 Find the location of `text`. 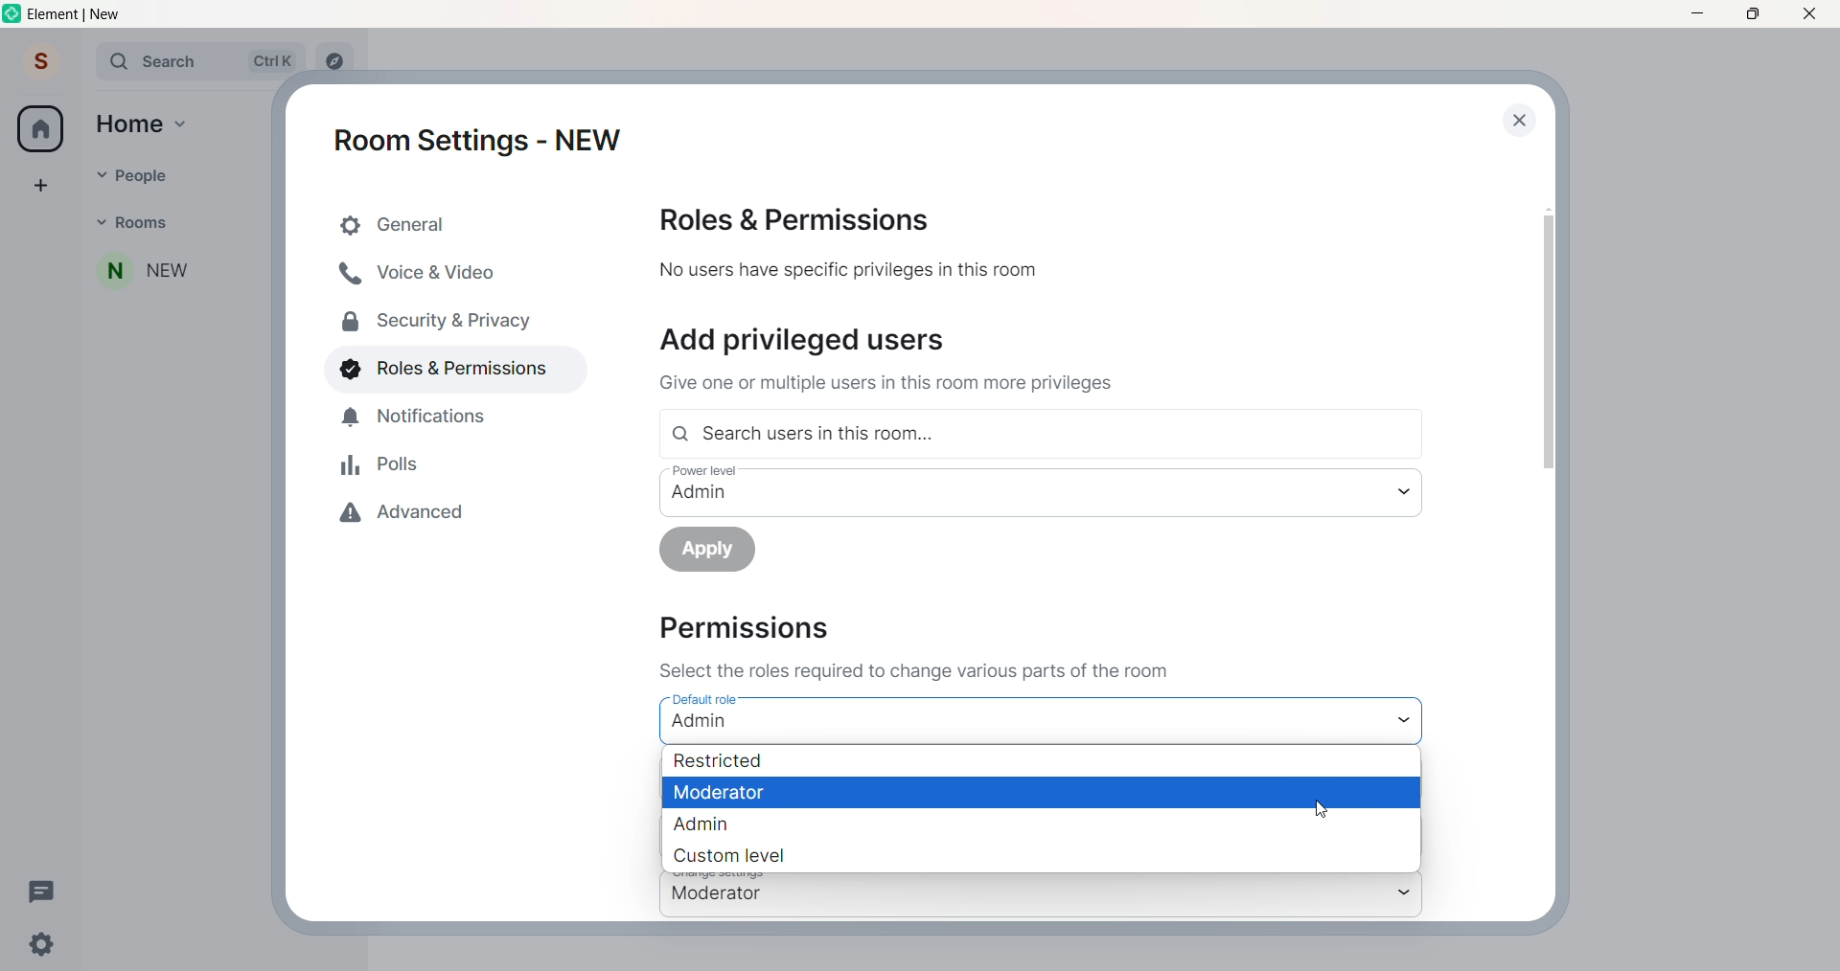

text is located at coordinates (889, 385).